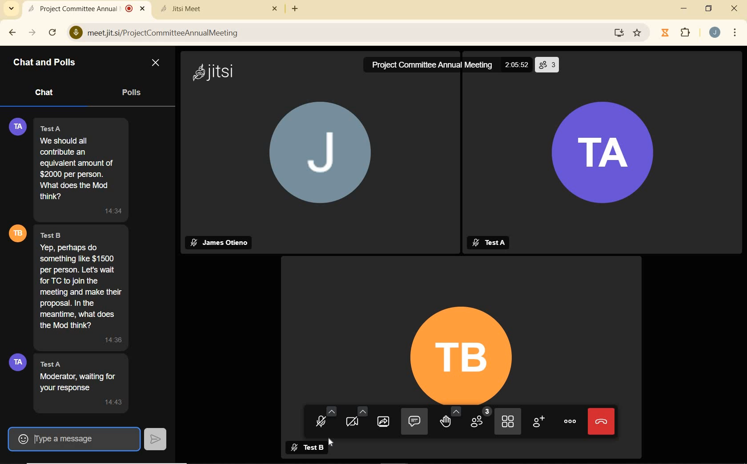  Describe the element at coordinates (607, 152) in the screenshot. I see `TA` at that location.